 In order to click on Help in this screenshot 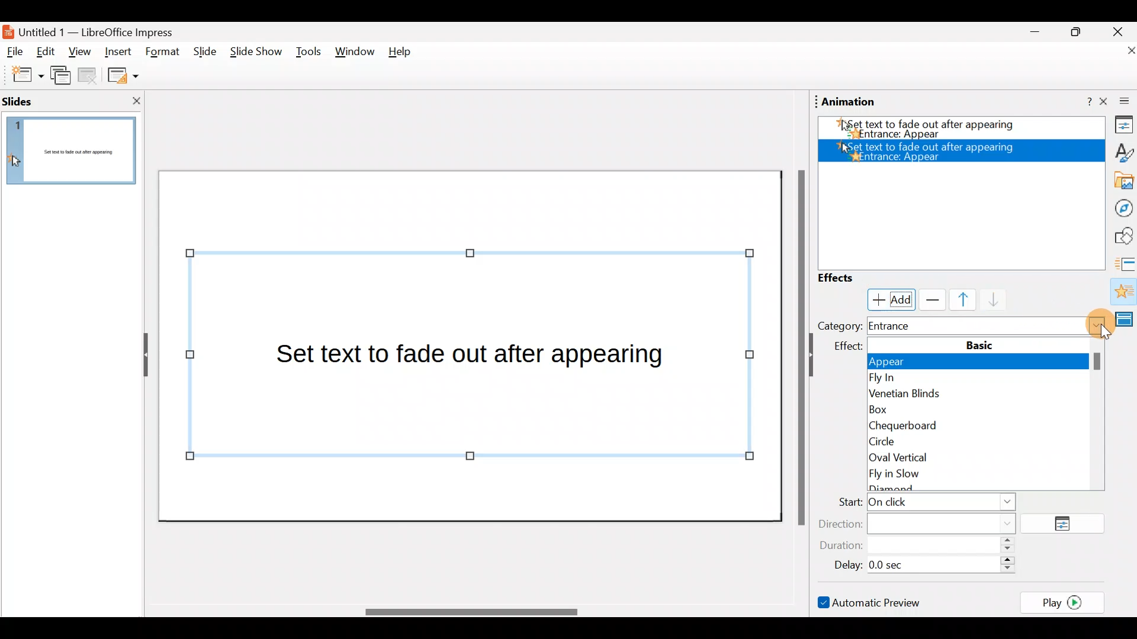, I will do `click(404, 54)`.